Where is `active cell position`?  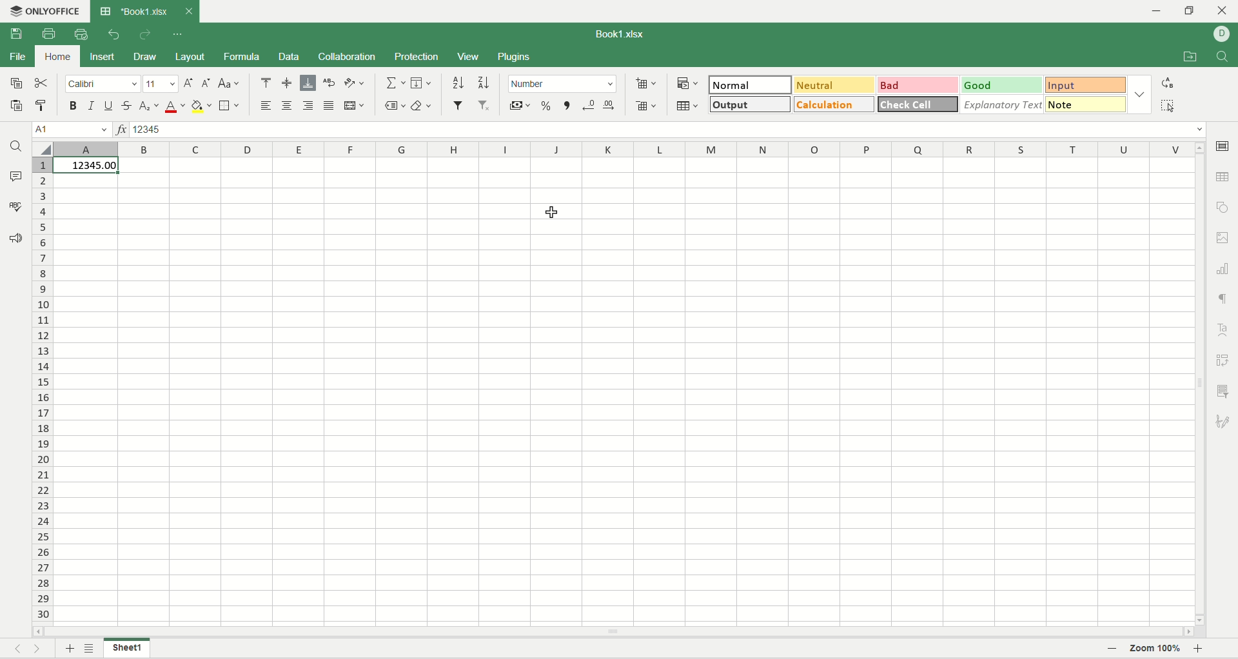 active cell position is located at coordinates (72, 130).